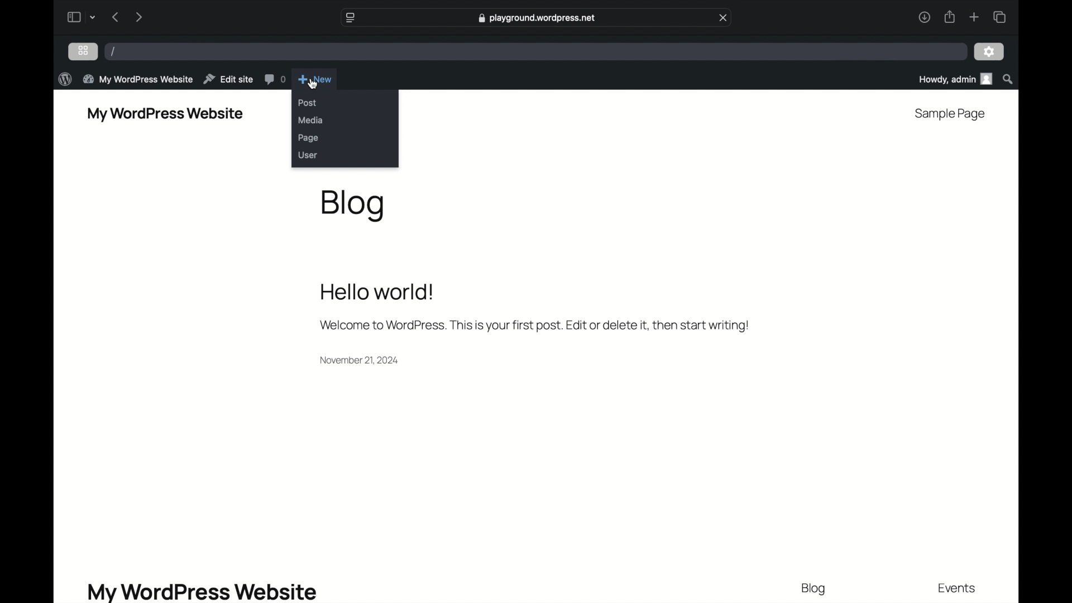 This screenshot has width=1072, height=603. What do you see at coordinates (308, 103) in the screenshot?
I see `post` at bounding box center [308, 103].